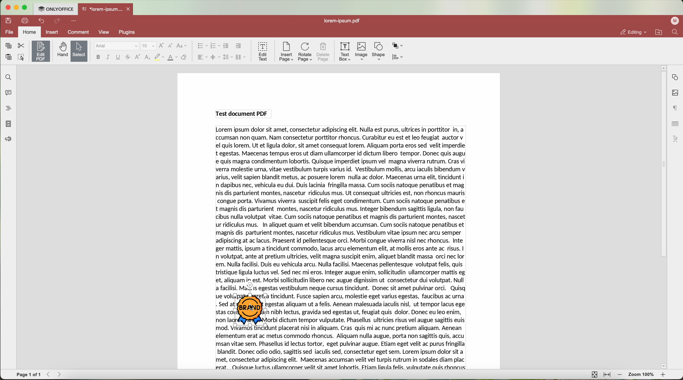  What do you see at coordinates (79, 33) in the screenshot?
I see `comment` at bounding box center [79, 33].